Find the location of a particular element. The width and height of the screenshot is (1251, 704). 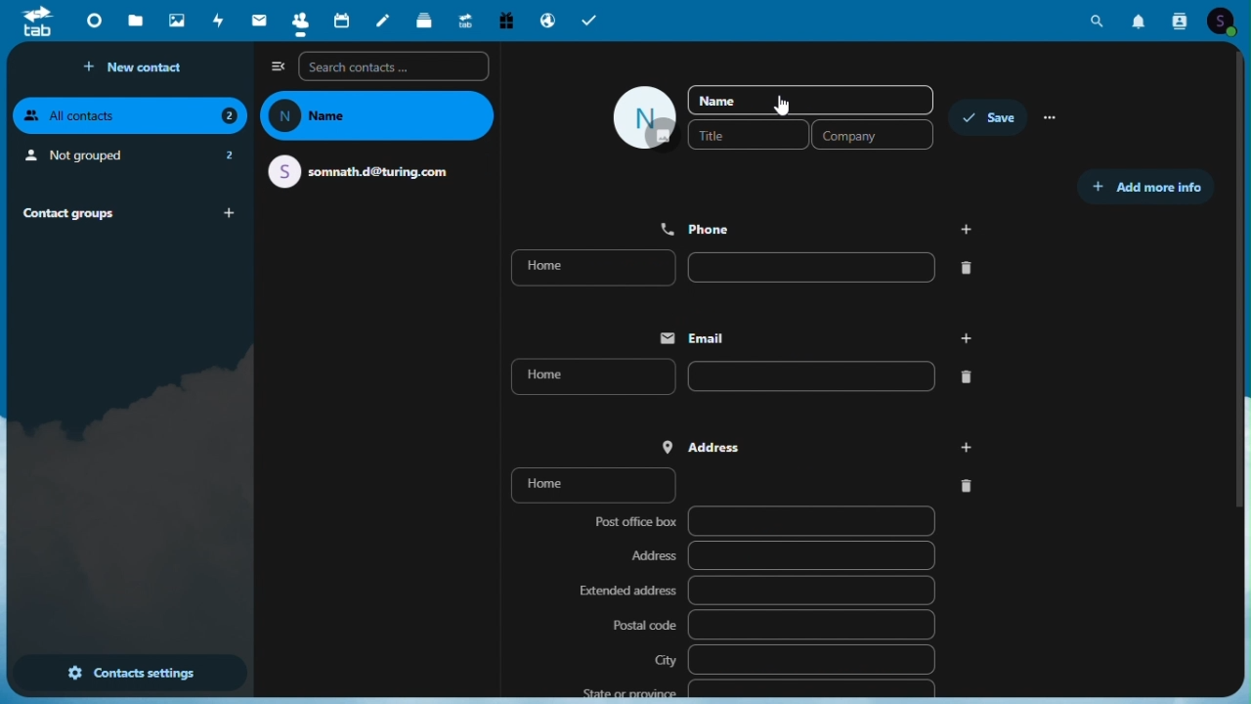

Files is located at coordinates (135, 23).